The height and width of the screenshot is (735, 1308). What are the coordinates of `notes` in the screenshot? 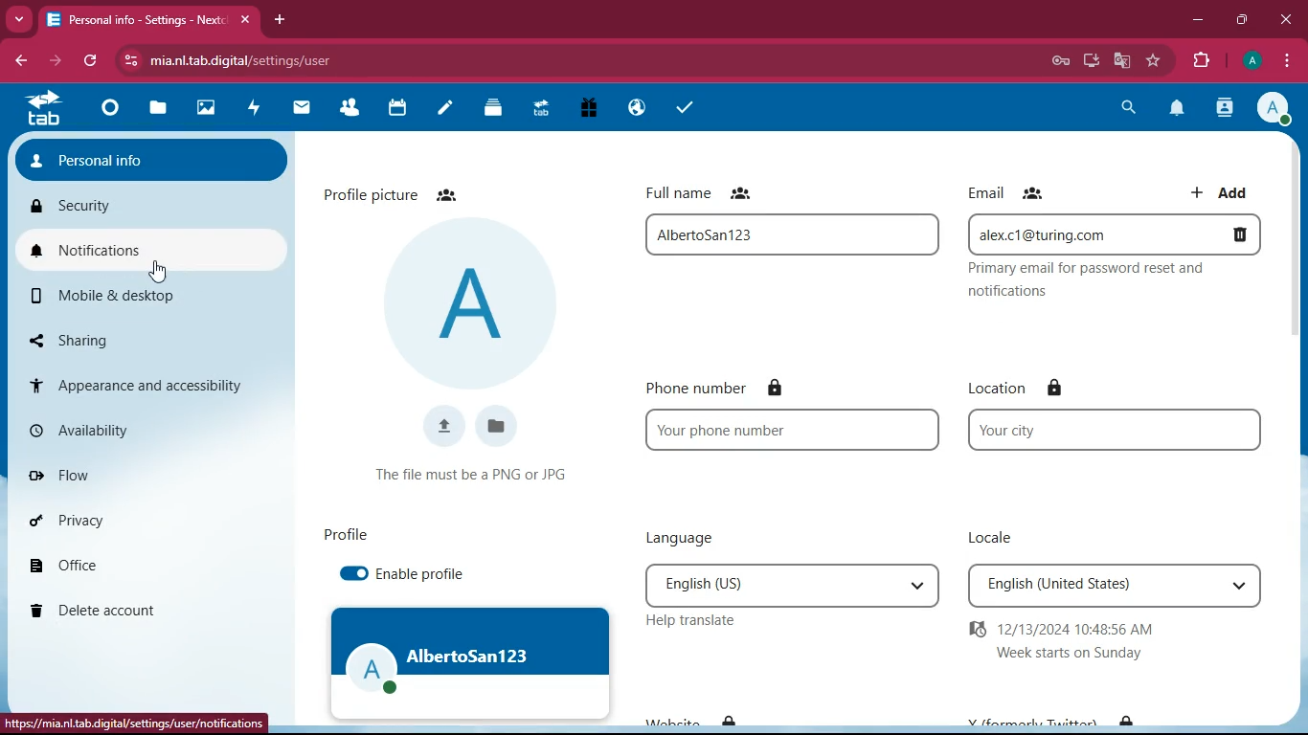 It's located at (447, 110).